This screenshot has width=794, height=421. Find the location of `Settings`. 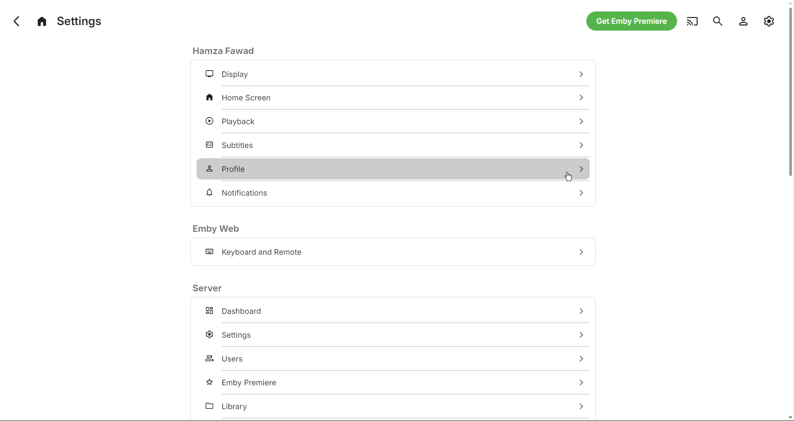

Settings is located at coordinates (70, 20).